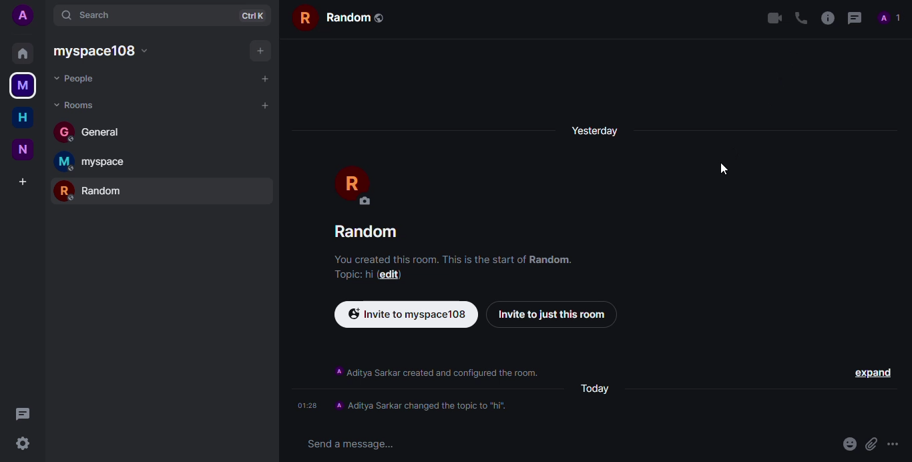 The image size is (912, 462). Describe the element at coordinates (869, 444) in the screenshot. I see `attach` at that location.